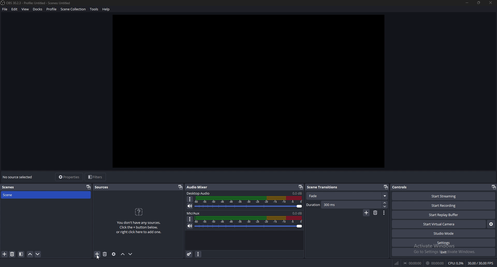 The image size is (497, 267). What do you see at coordinates (297, 193) in the screenshot?
I see `volume level` at bounding box center [297, 193].